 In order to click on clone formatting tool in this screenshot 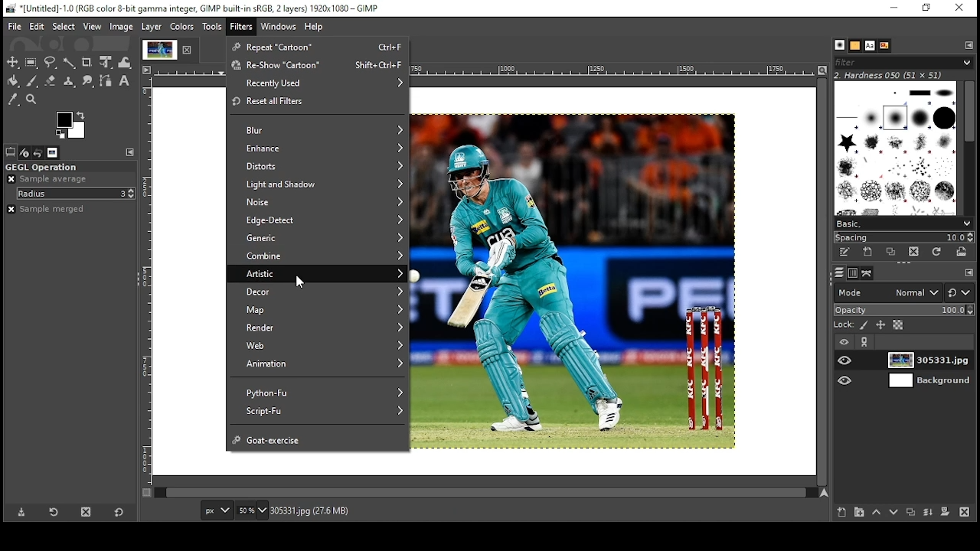, I will do `click(69, 81)`.